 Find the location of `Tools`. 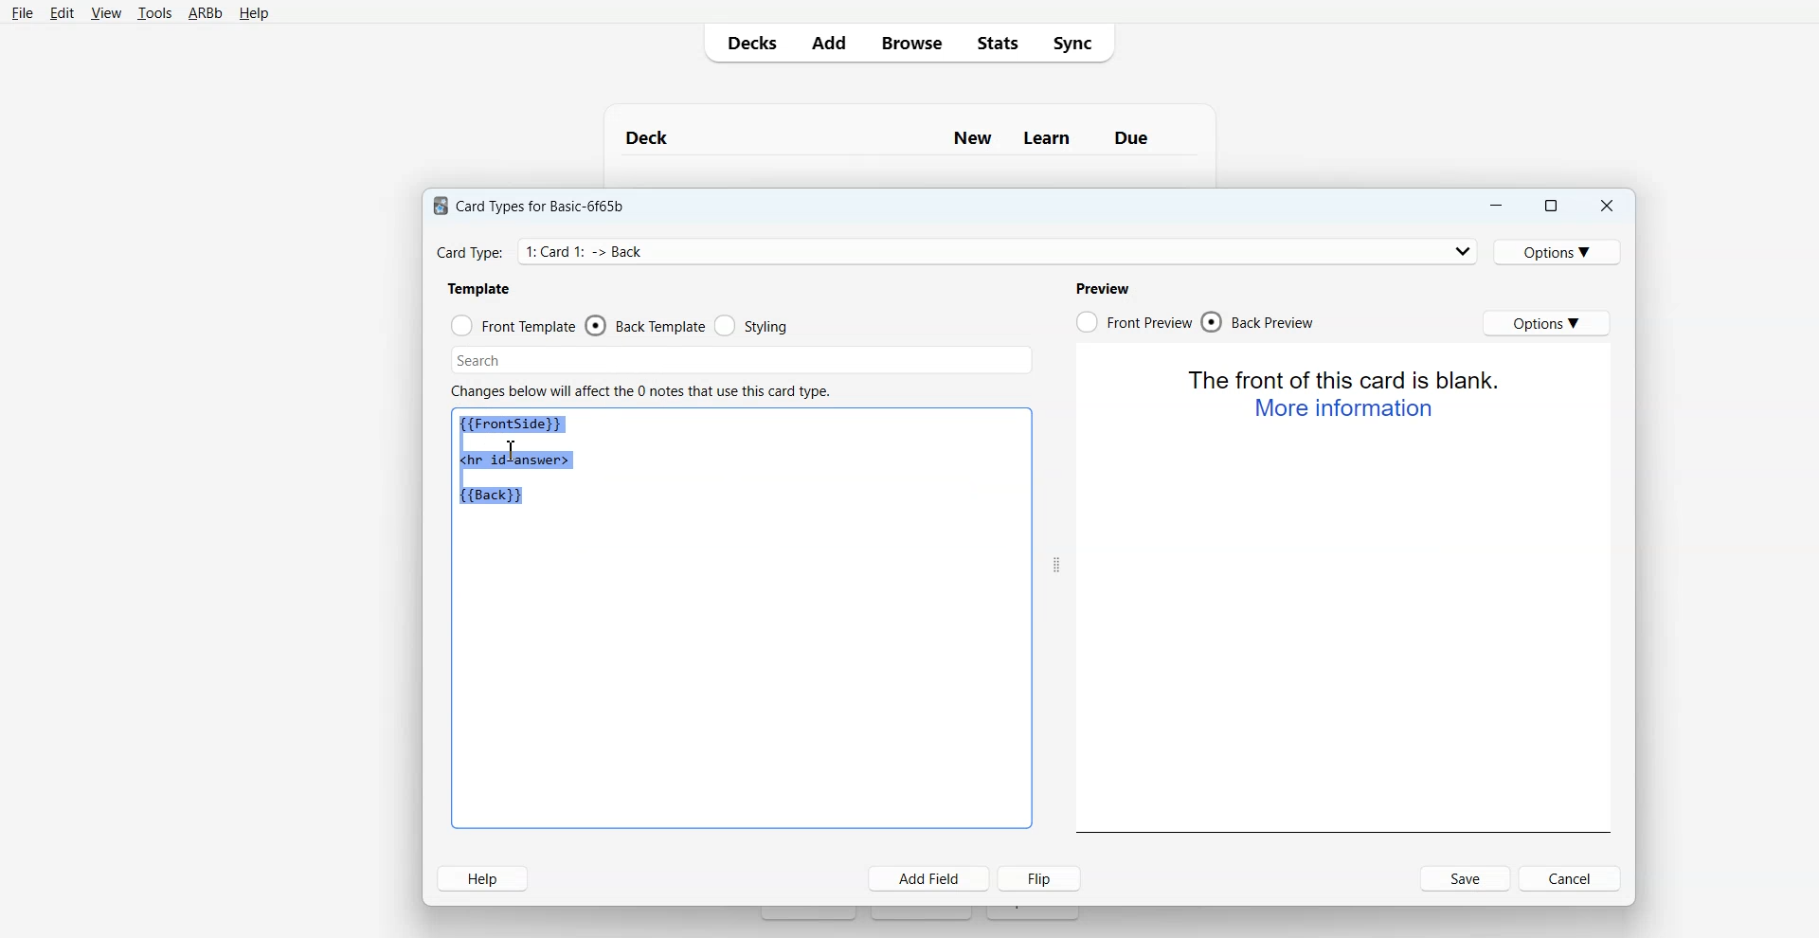

Tools is located at coordinates (154, 13).